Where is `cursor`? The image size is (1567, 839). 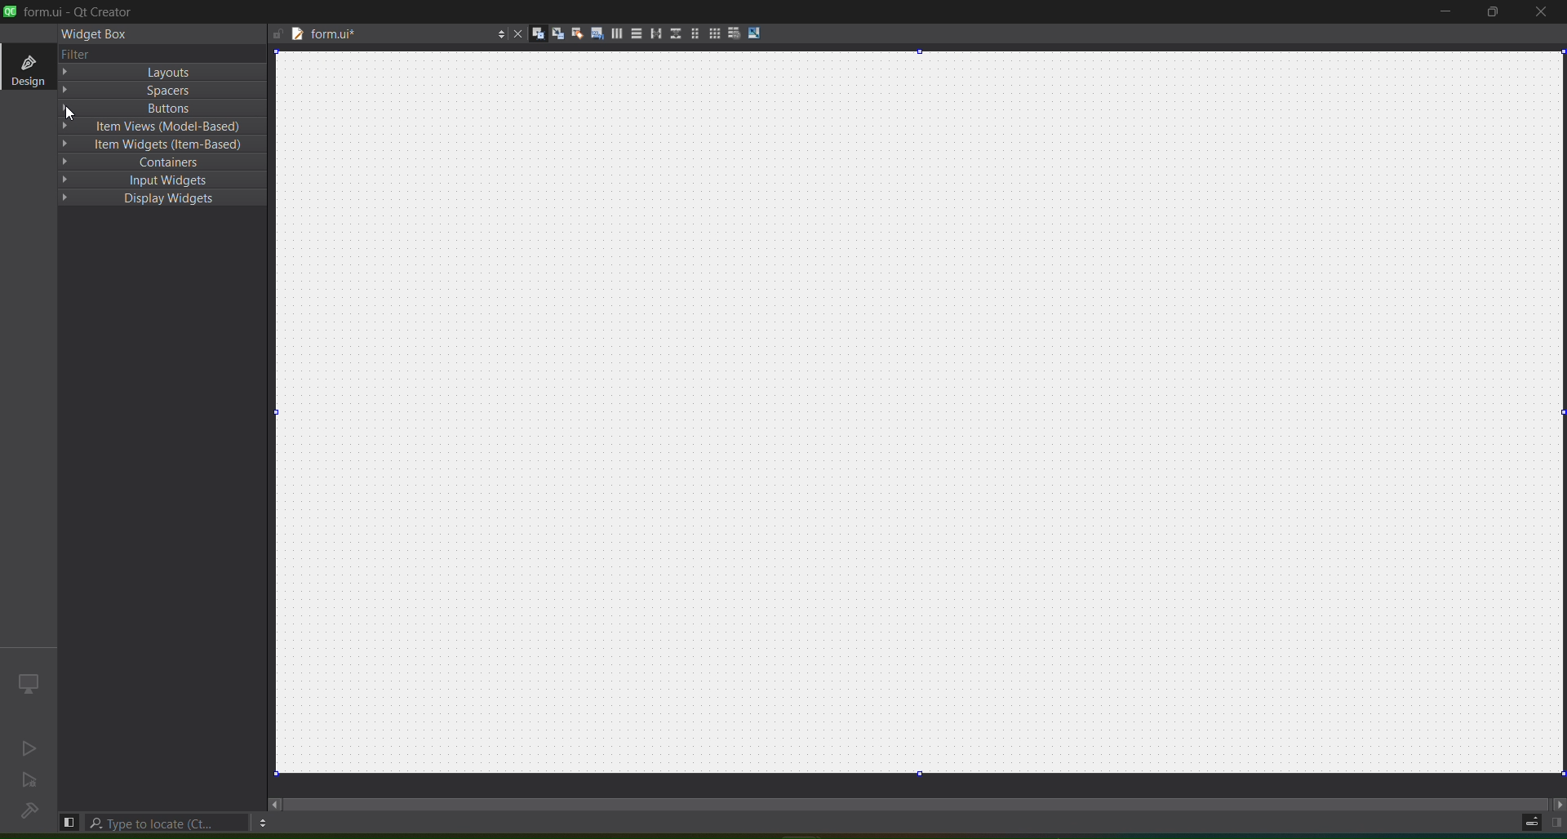 cursor is located at coordinates (64, 112).